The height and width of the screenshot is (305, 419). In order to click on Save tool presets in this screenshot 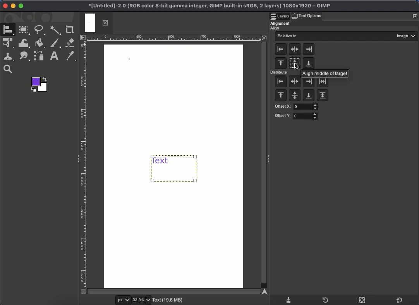, I will do `click(289, 299)`.